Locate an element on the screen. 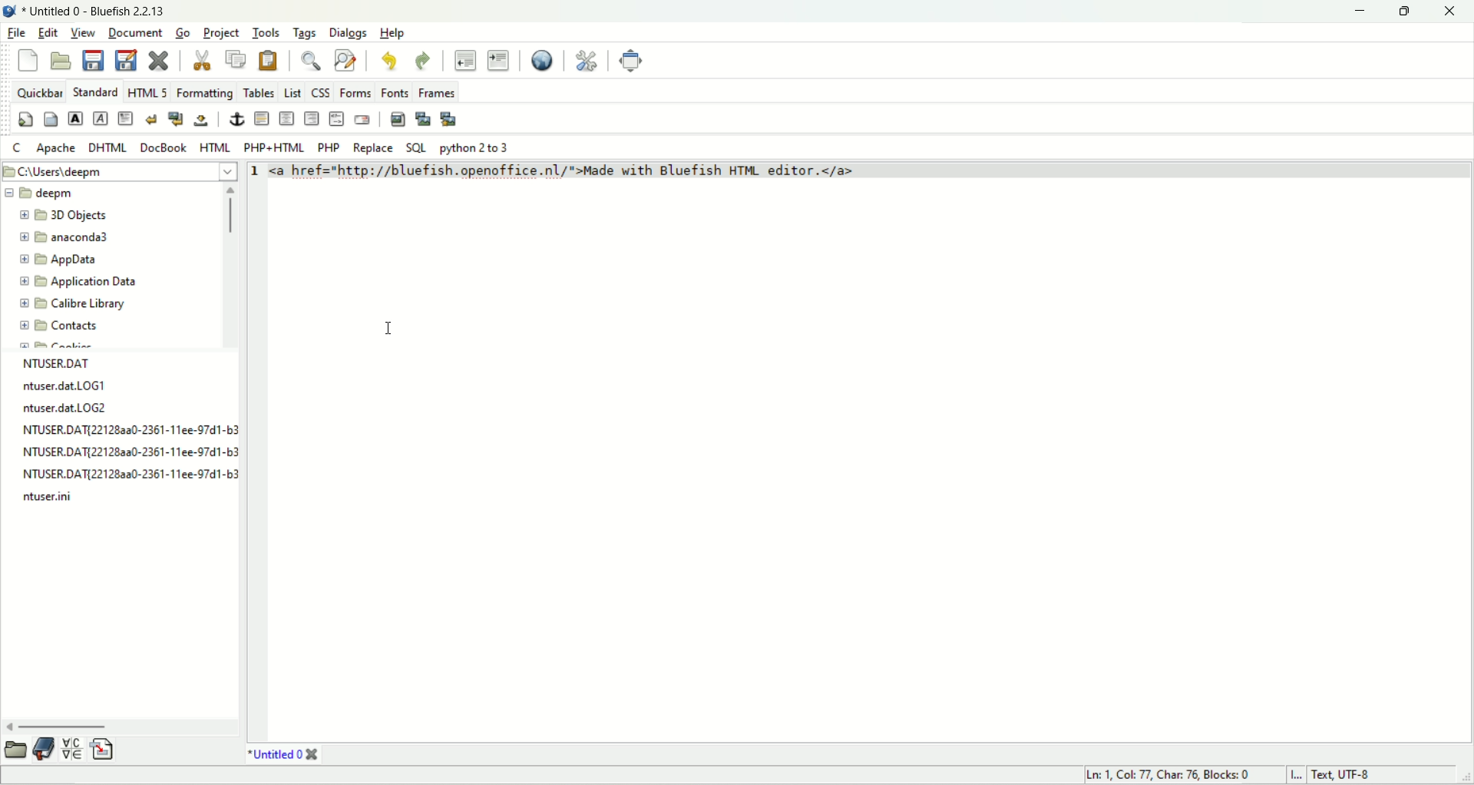  open file is located at coordinates (65, 59).